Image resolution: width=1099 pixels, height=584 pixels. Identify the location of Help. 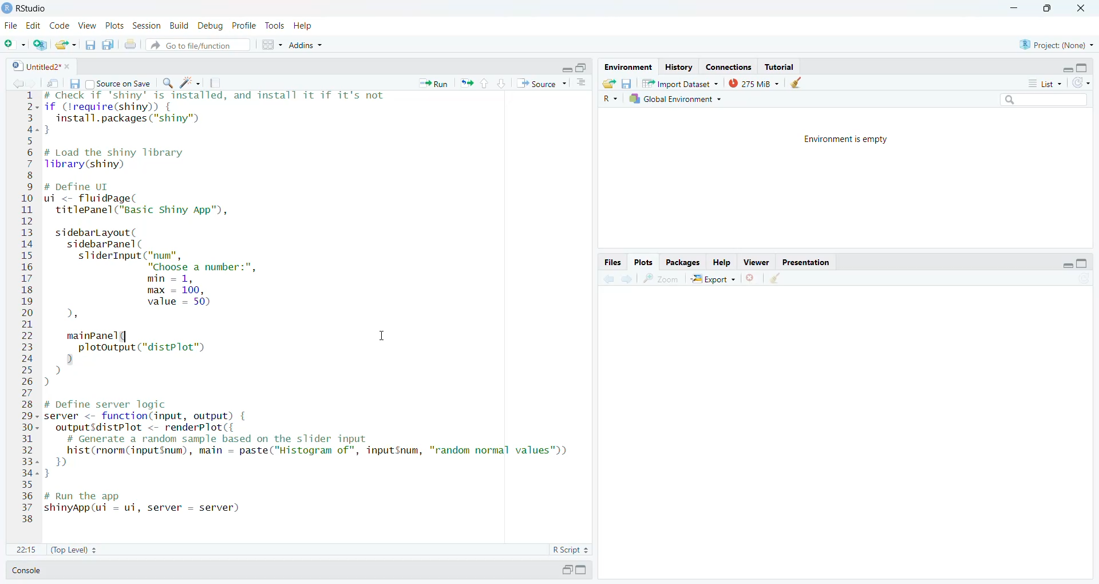
(721, 263).